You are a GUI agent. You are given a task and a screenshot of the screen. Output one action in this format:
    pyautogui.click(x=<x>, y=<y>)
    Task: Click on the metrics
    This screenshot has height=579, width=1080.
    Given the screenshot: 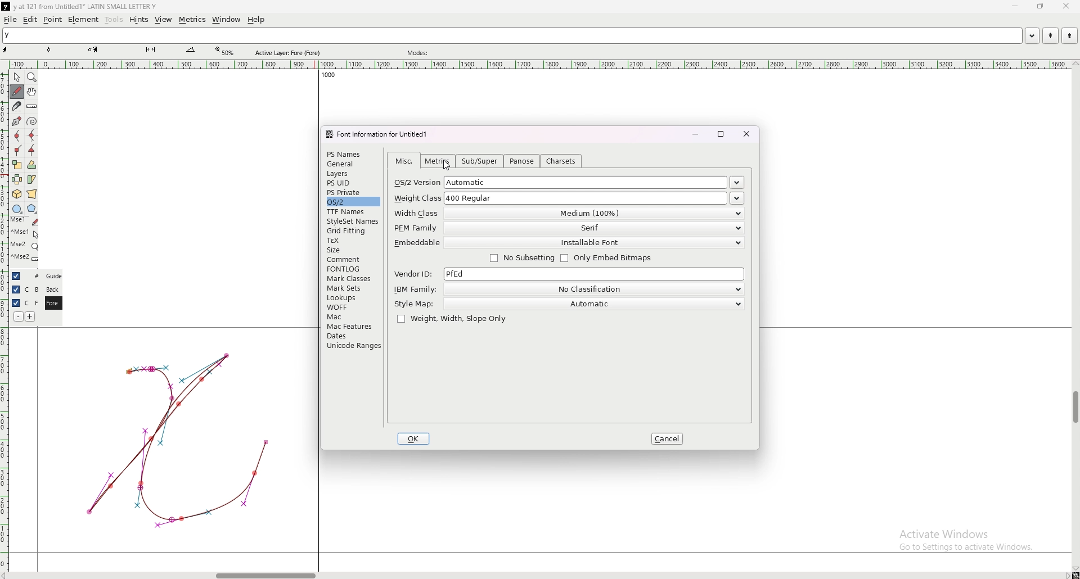 What is the action you would take?
    pyautogui.click(x=192, y=20)
    